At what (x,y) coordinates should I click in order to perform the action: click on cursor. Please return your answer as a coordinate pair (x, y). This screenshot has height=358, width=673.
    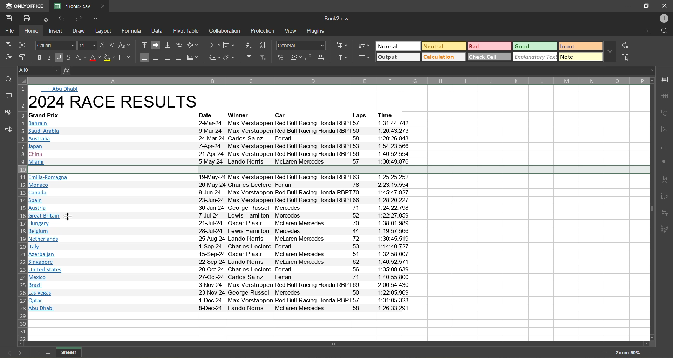
    Looking at the image, I should click on (69, 217).